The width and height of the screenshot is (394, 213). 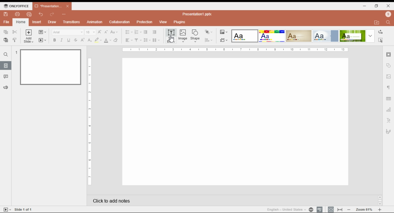 What do you see at coordinates (64, 14) in the screenshot?
I see `customize quick access` at bounding box center [64, 14].